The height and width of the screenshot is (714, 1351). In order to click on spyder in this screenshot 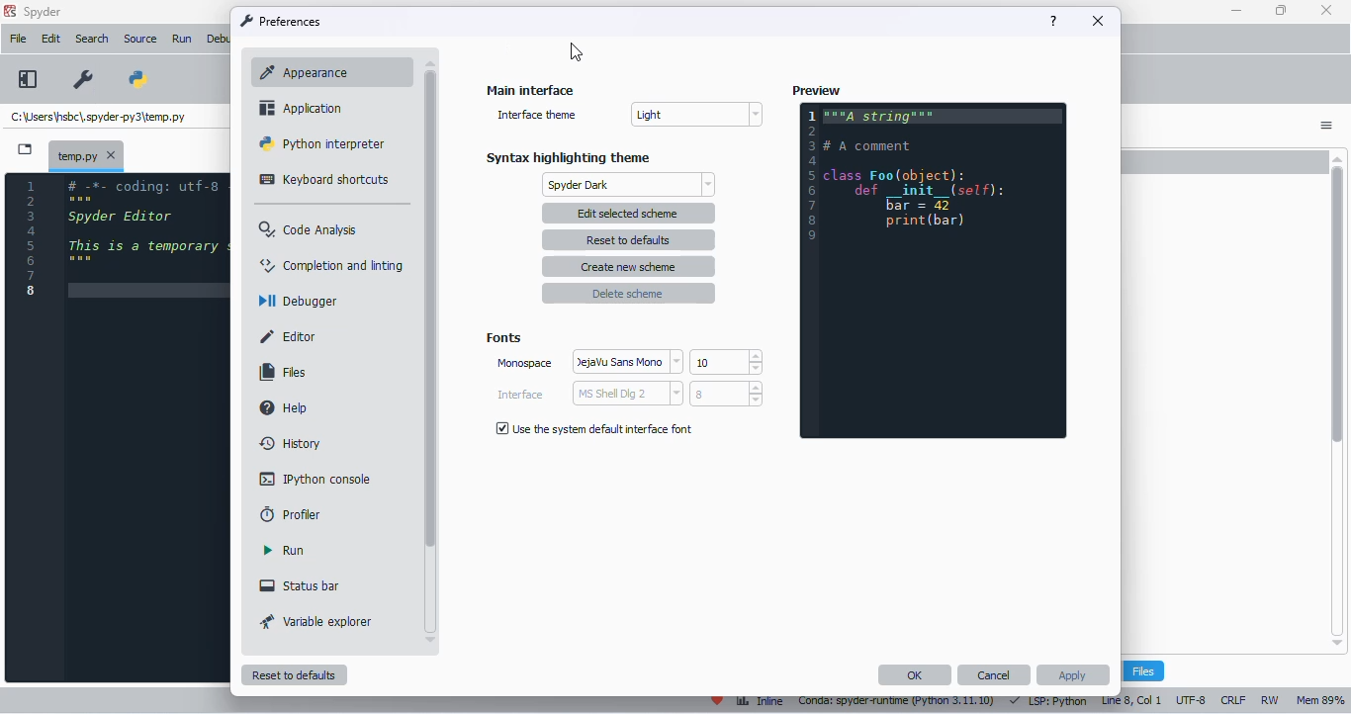, I will do `click(44, 12)`.